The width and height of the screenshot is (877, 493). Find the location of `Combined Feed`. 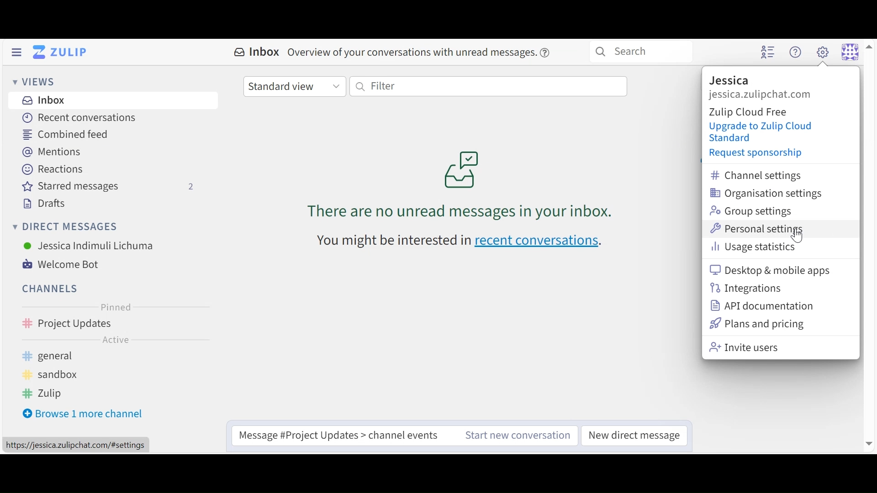

Combined Feed is located at coordinates (68, 134).